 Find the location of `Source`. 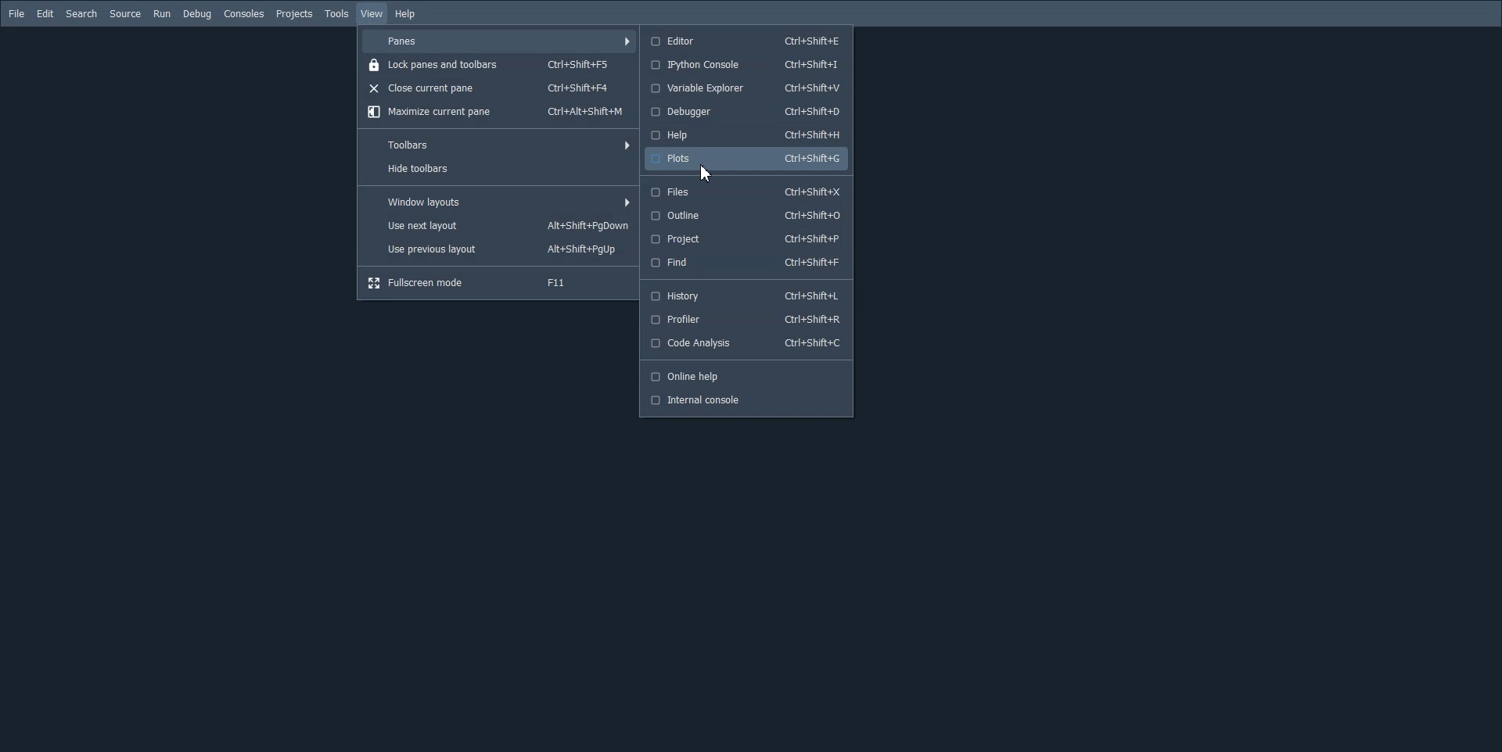

Source is located at coordinates (125, 13).